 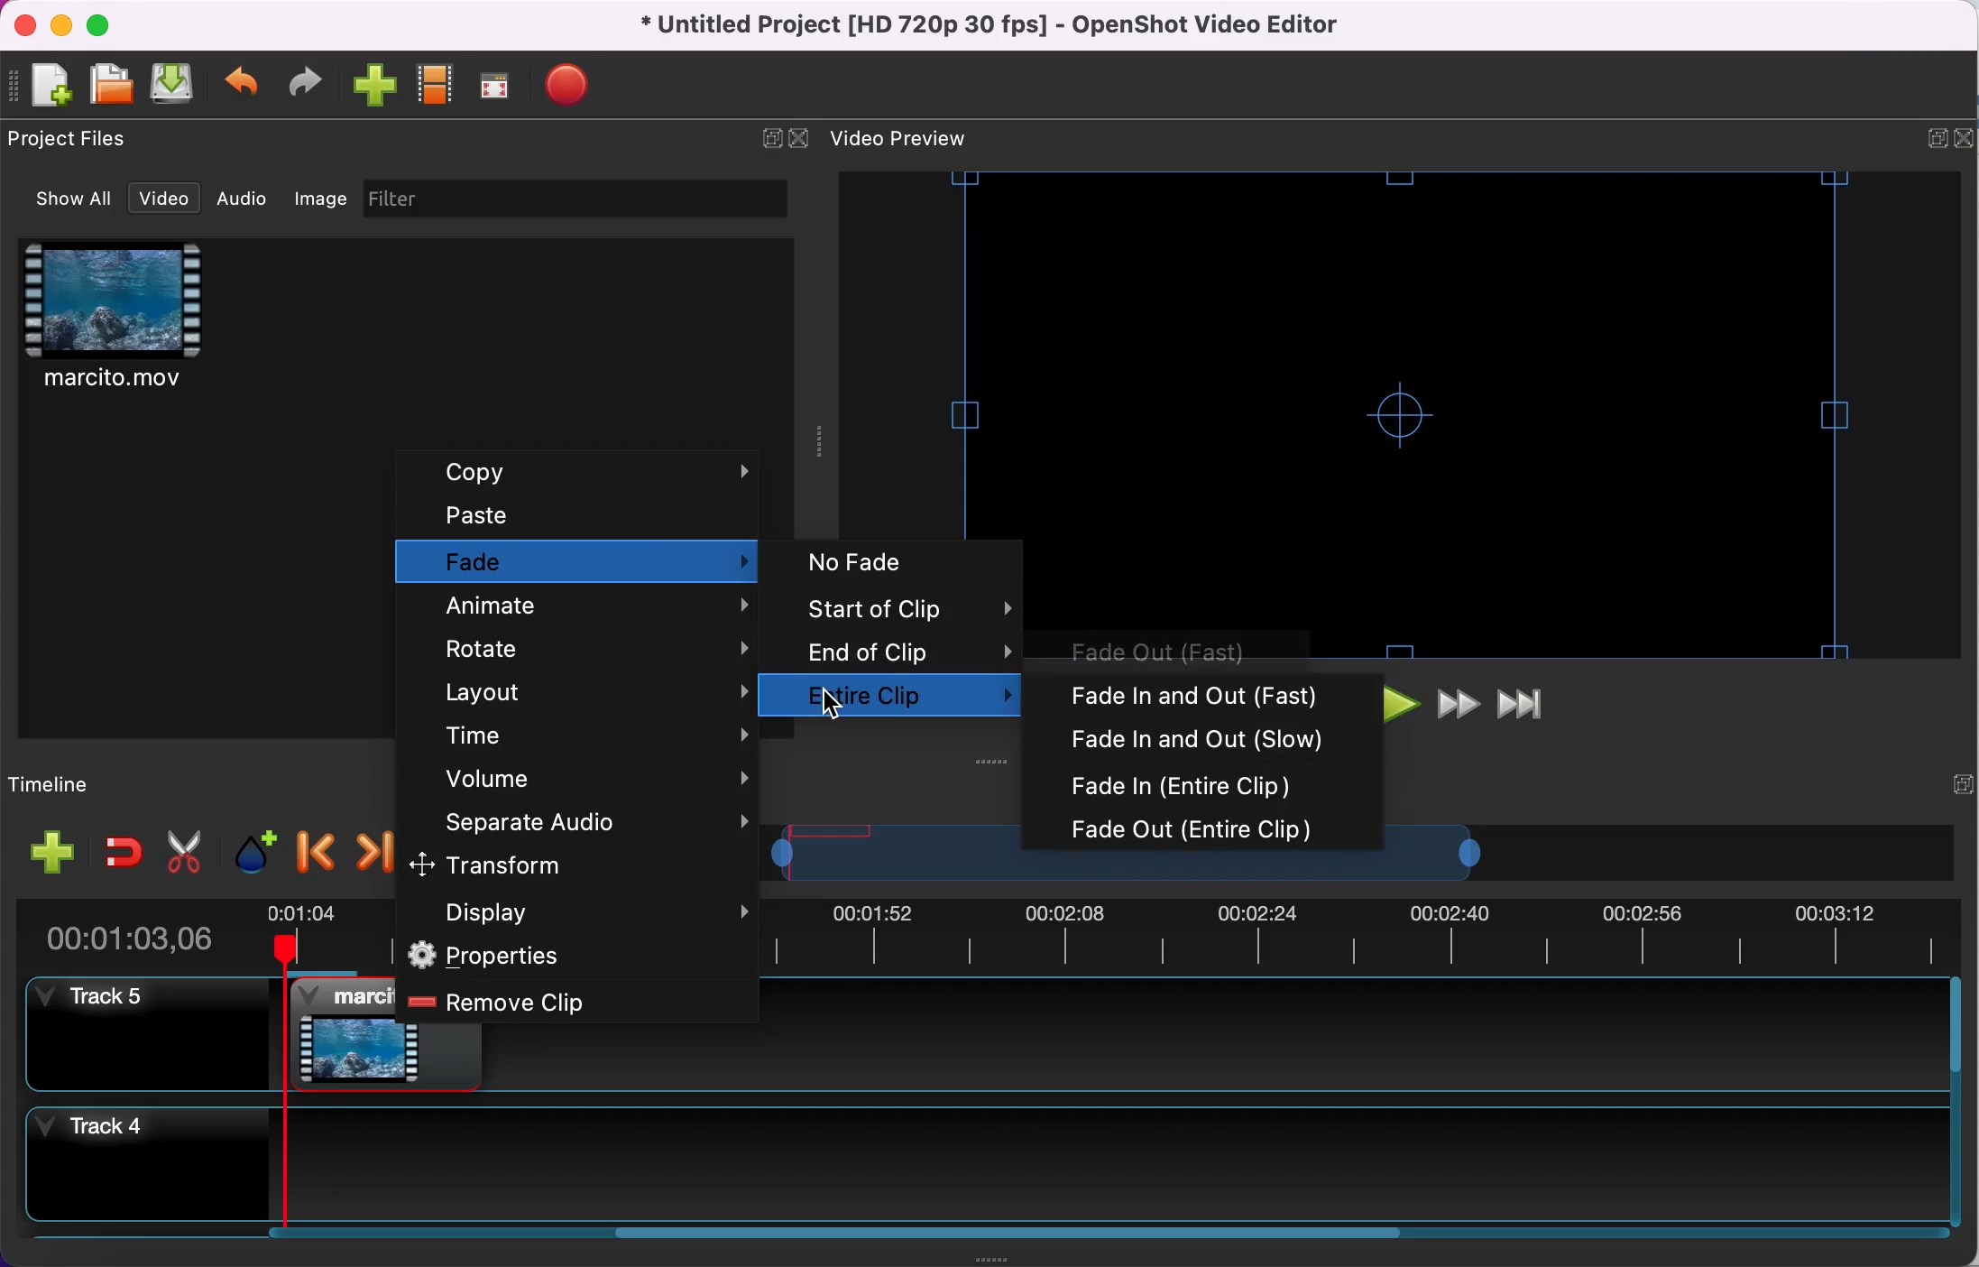 I want to click on display, so click(x=580, y=912).